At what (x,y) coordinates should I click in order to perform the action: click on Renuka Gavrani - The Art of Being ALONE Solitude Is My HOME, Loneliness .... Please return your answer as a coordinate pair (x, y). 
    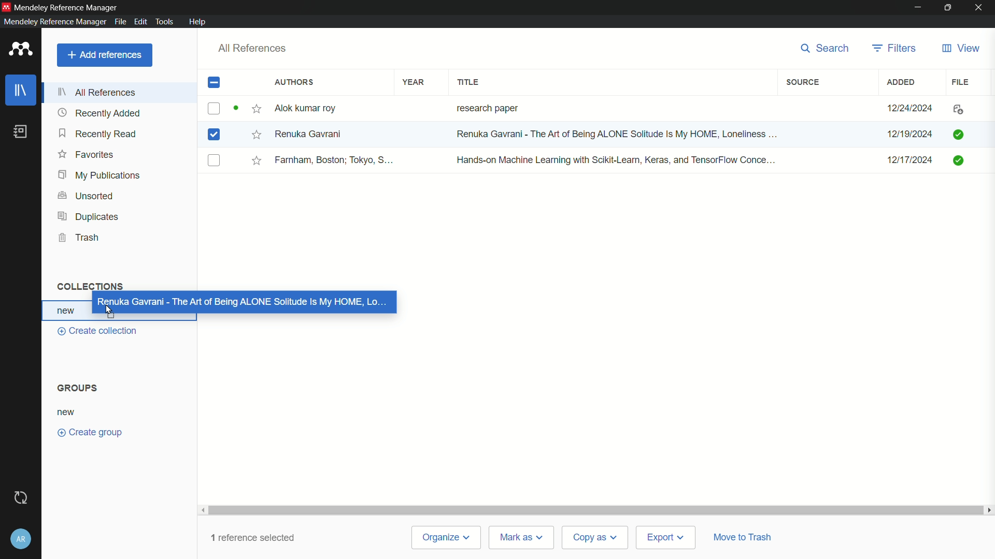
    Looking at the image, I should click on (624, 134).